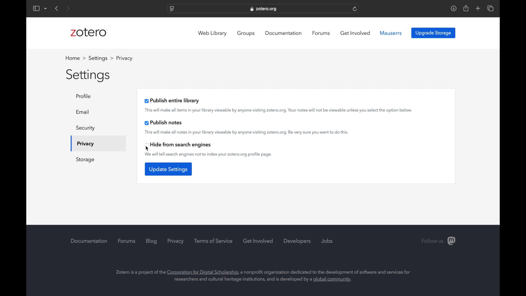  I want to click on storage, so click(85, 160).